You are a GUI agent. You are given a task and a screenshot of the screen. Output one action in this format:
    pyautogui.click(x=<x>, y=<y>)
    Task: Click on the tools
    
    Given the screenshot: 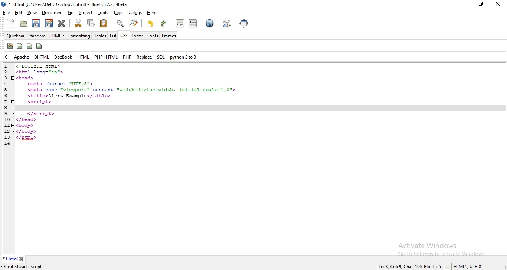 What is the action you would take?
    pyautogui.click(x=226, y=23)
    